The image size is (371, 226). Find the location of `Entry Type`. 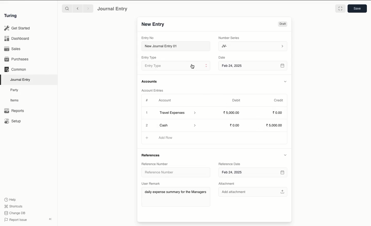

Entry Type is located at coordinates (176, 66).